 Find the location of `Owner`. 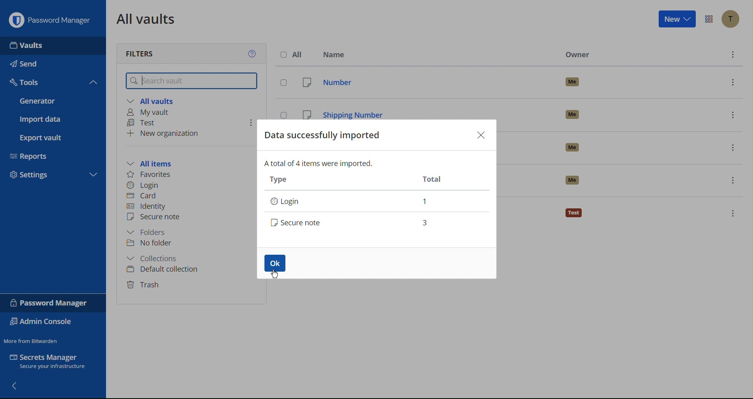

Owner is located at coordinates (578, 55).